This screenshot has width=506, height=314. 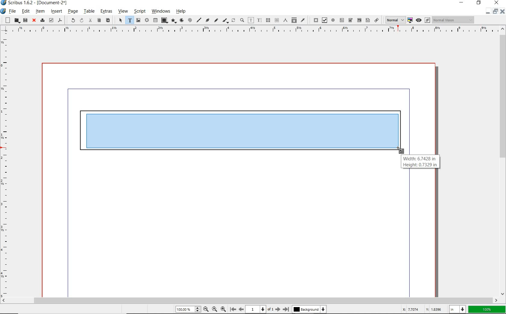 What do you see at coordinates (208, 20) in the screenshot?
I see `Bezier curve` at bounding box center [208, 20].